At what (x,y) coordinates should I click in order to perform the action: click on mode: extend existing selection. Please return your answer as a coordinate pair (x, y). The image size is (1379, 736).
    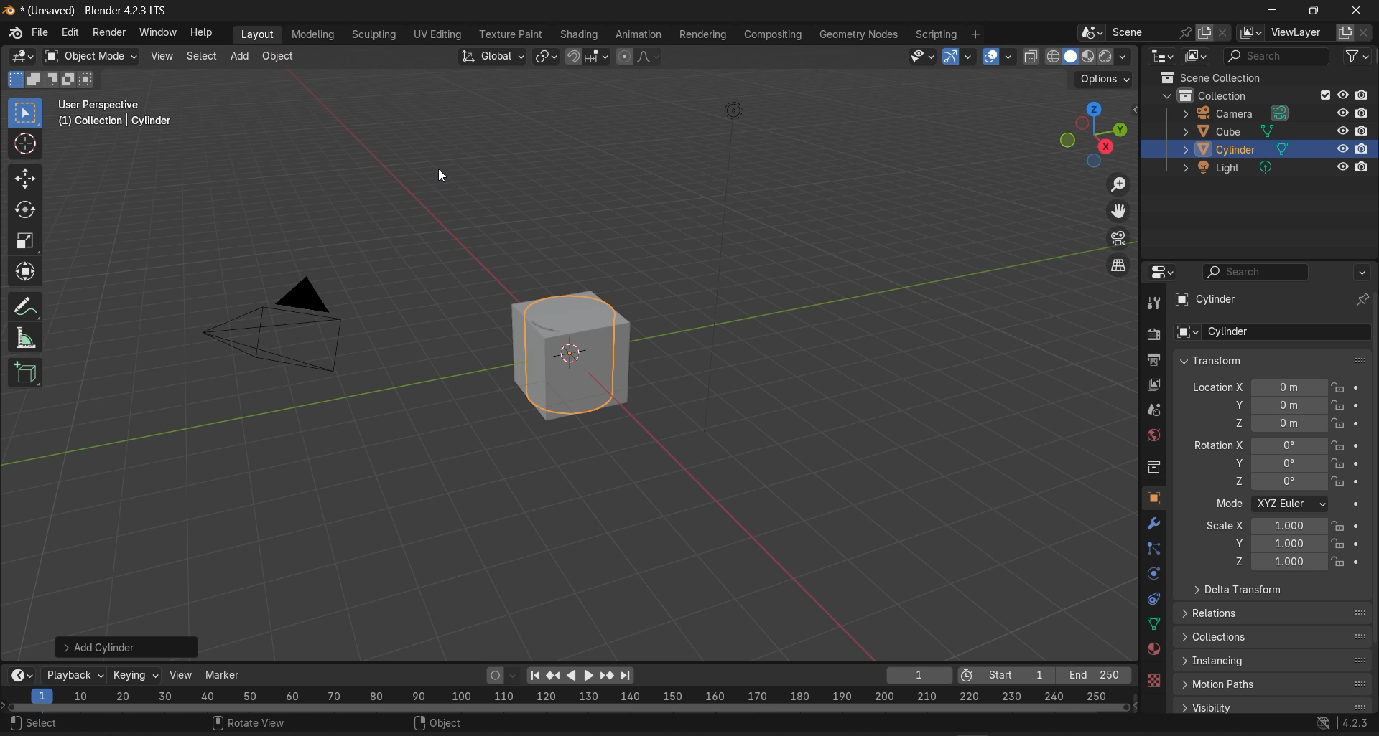
    Looking at the image, I should click on (33, 80).